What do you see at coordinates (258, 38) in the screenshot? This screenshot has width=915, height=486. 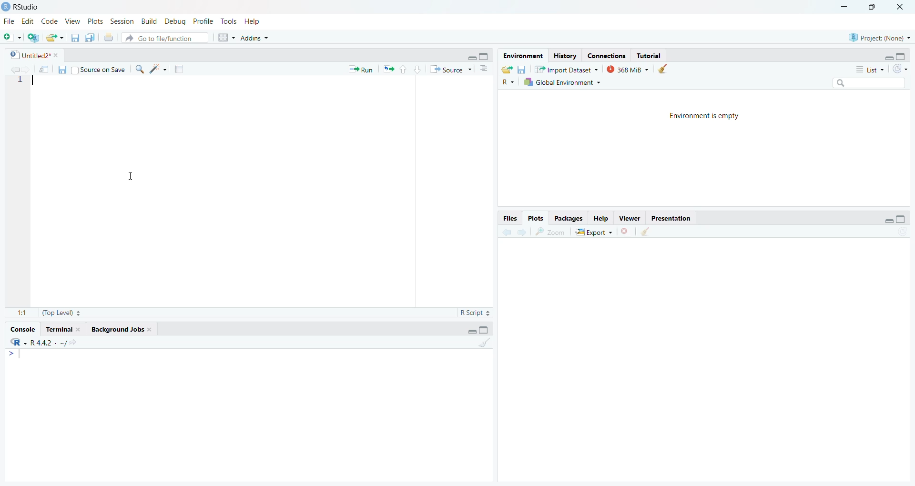 I see `+ Addins ~` at bounding box center [258, 38].